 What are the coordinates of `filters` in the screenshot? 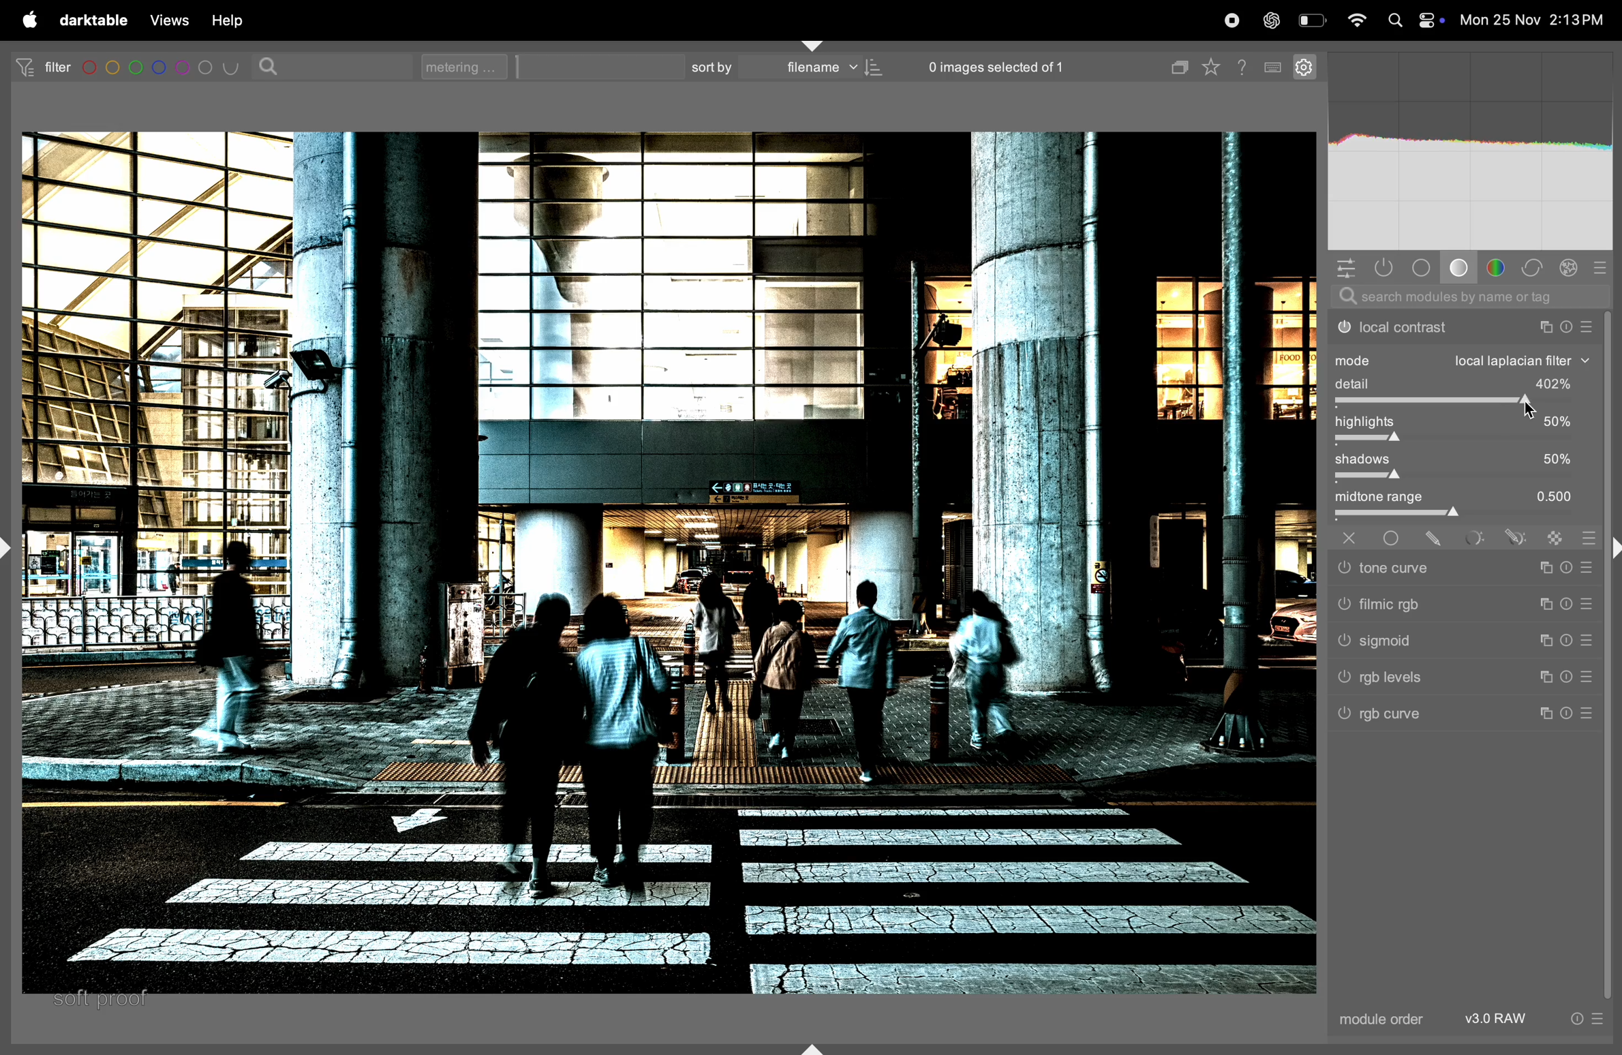 It's located at (164, 68).